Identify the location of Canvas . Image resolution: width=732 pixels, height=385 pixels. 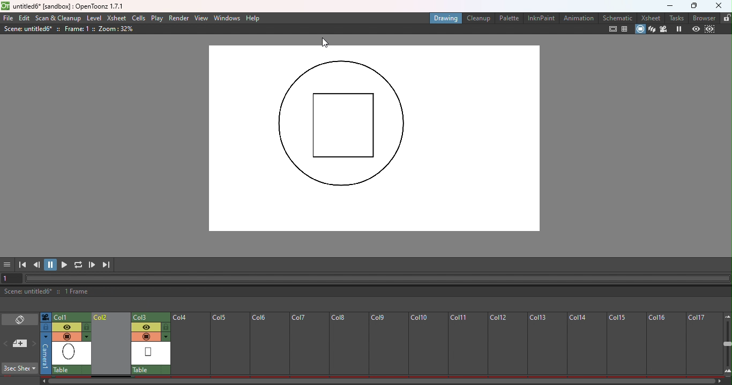
(372, 140).